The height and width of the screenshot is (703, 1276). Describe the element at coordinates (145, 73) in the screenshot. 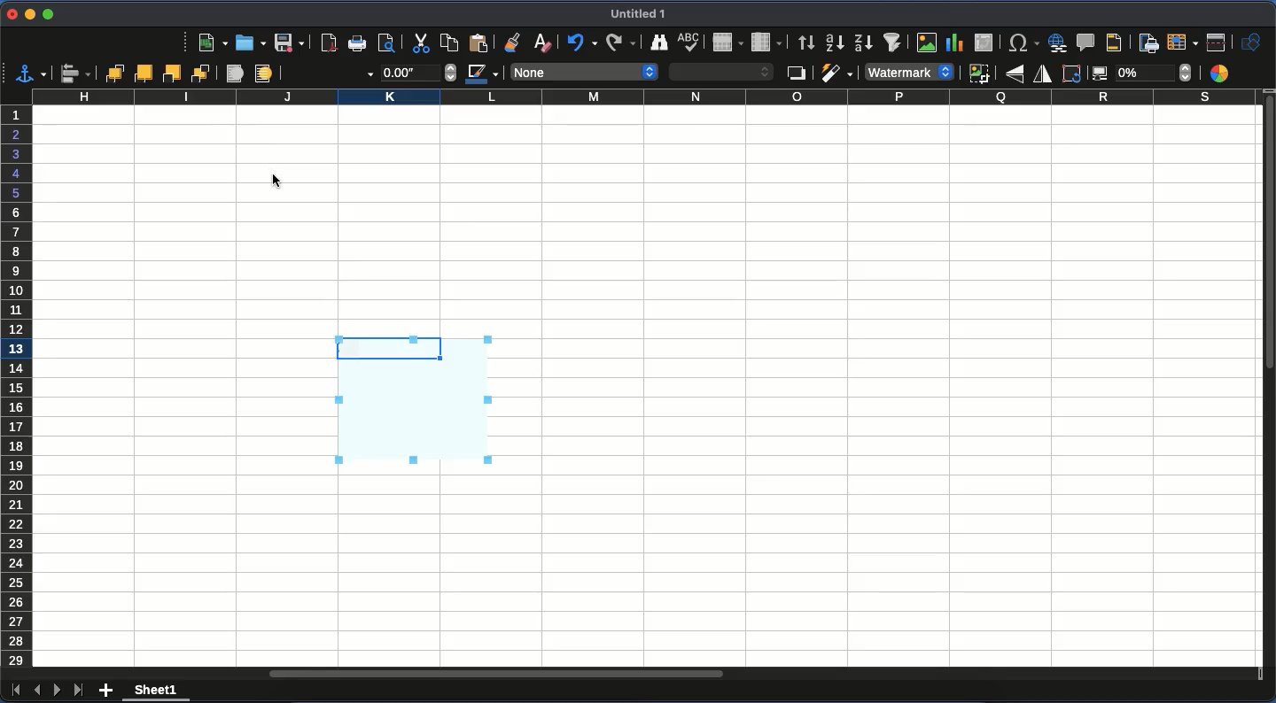

I see `forward one` at that location.